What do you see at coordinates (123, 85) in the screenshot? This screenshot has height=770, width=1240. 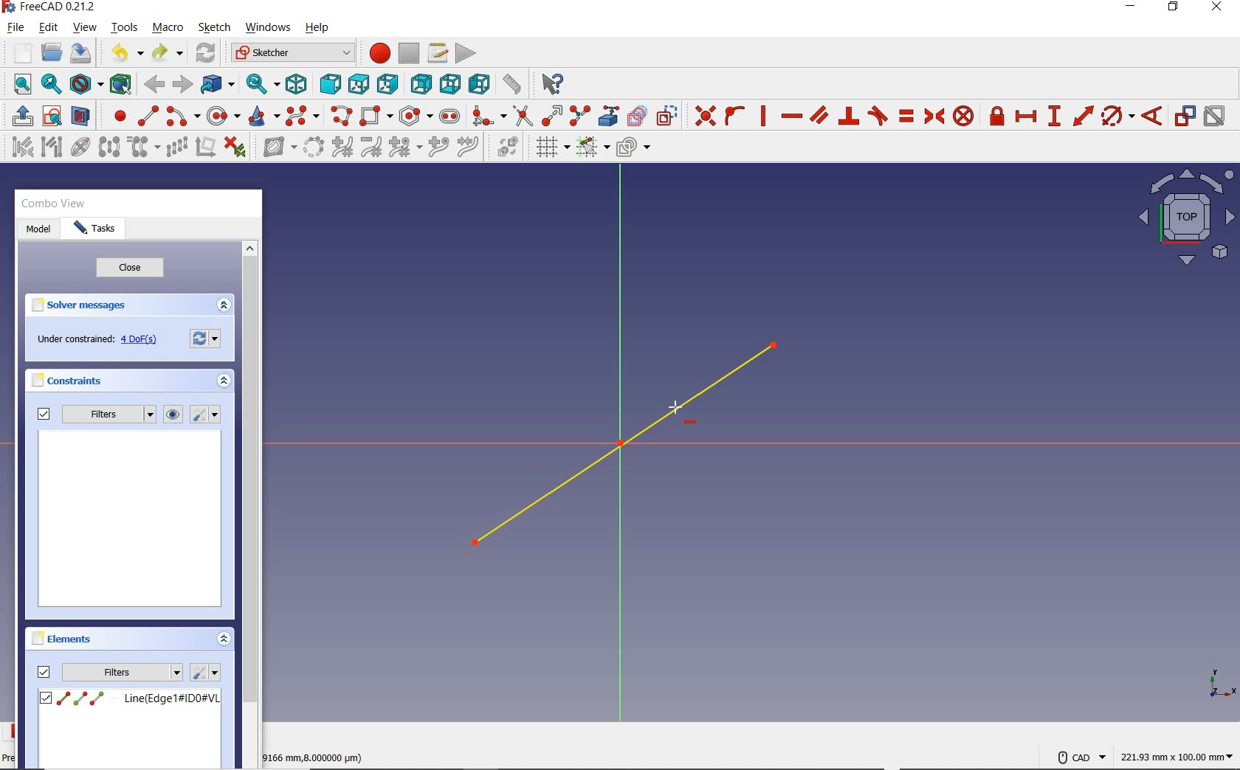 I see `BOUNDING BOX` at bounding box center [123, 85].